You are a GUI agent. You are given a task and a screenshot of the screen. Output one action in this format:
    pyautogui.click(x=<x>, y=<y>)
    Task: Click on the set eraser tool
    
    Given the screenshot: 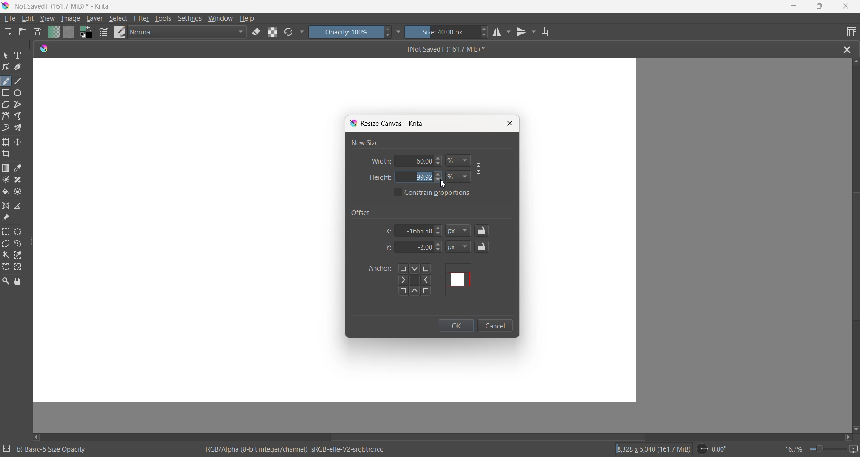 What is the action you would take?
    pyautogui.click(x=257, y=32)
    